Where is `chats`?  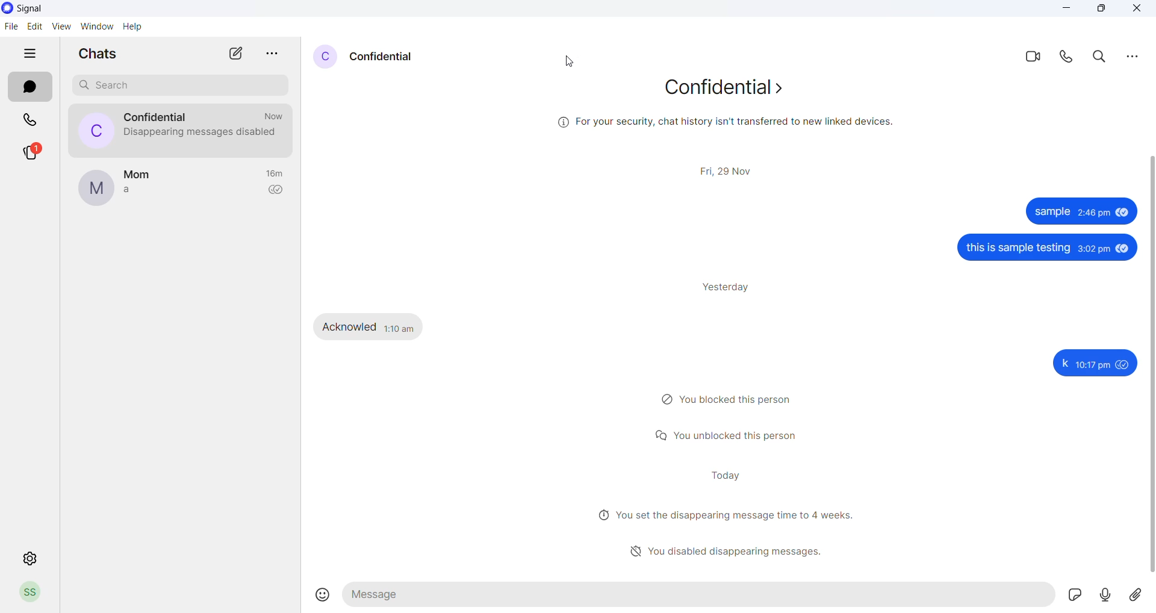
chats is located at coordinates (31, 87).